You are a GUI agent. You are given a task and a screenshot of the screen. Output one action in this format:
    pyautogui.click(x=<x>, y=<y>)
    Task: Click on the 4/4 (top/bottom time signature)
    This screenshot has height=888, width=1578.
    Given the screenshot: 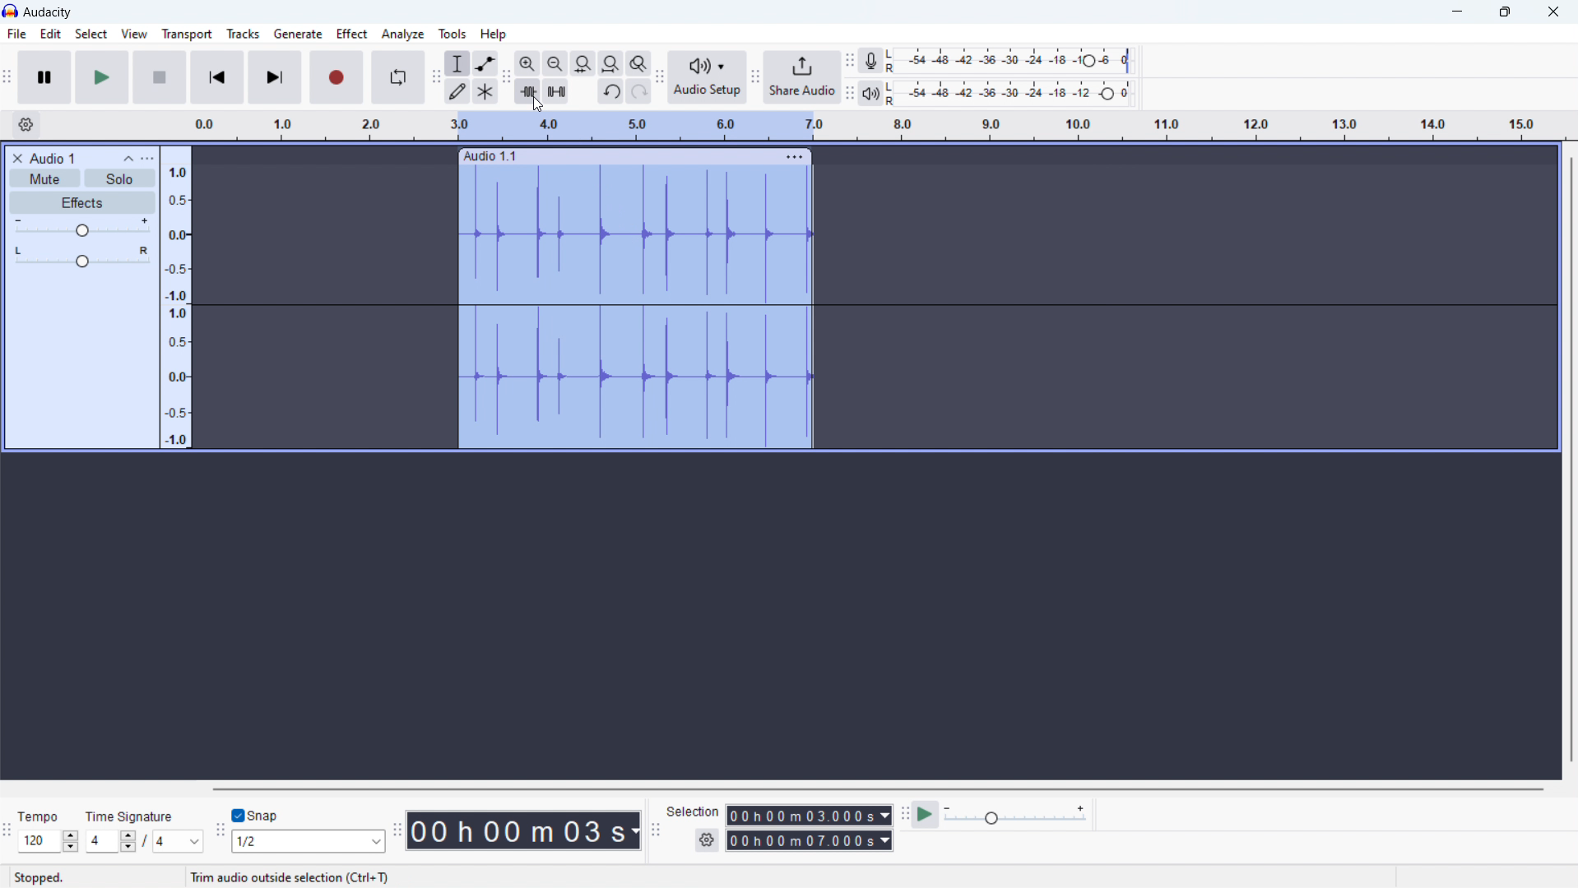 What is the action you would take?
    pyautogui.click(x=141, y=844)
    